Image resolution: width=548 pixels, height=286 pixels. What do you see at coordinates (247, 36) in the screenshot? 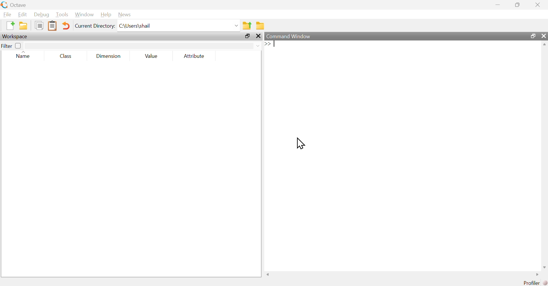
I see `maximize` at bounding box center [247, 36].